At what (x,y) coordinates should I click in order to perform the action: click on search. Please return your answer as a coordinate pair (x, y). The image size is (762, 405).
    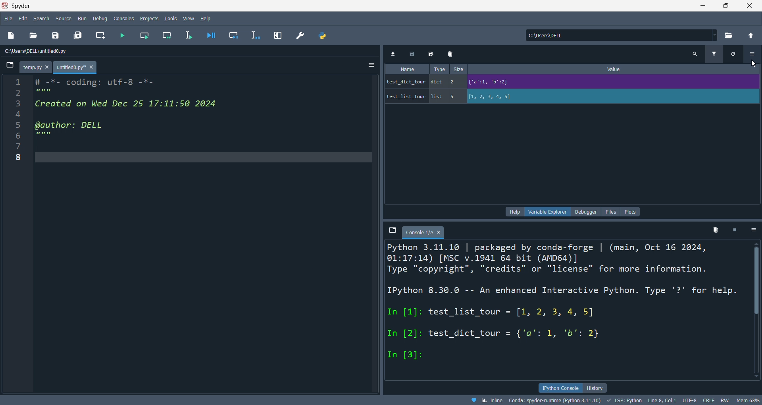
    Looking at the image, I should click on (697, 55).